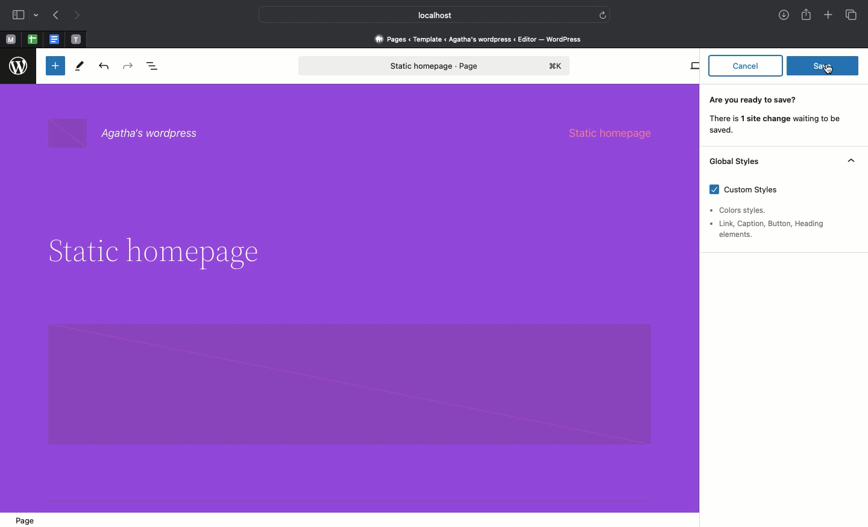 The image size is (868, 527). I want to click on Pinned tab, so click(77, 40).